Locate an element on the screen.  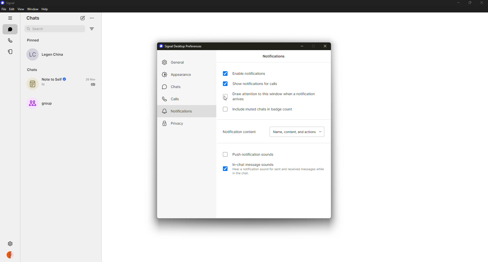
close is located at coordinates (481, 3).